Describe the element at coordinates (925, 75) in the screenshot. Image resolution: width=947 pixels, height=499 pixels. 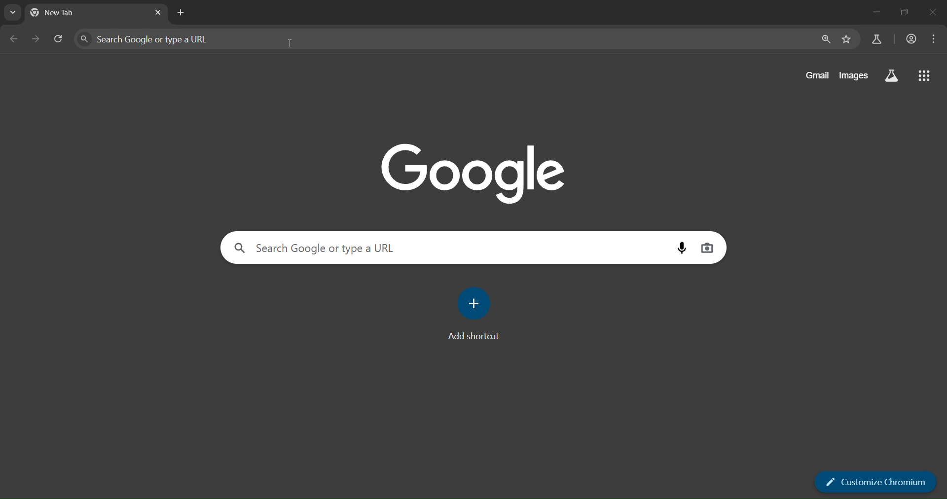
I see `google apps` at that location.